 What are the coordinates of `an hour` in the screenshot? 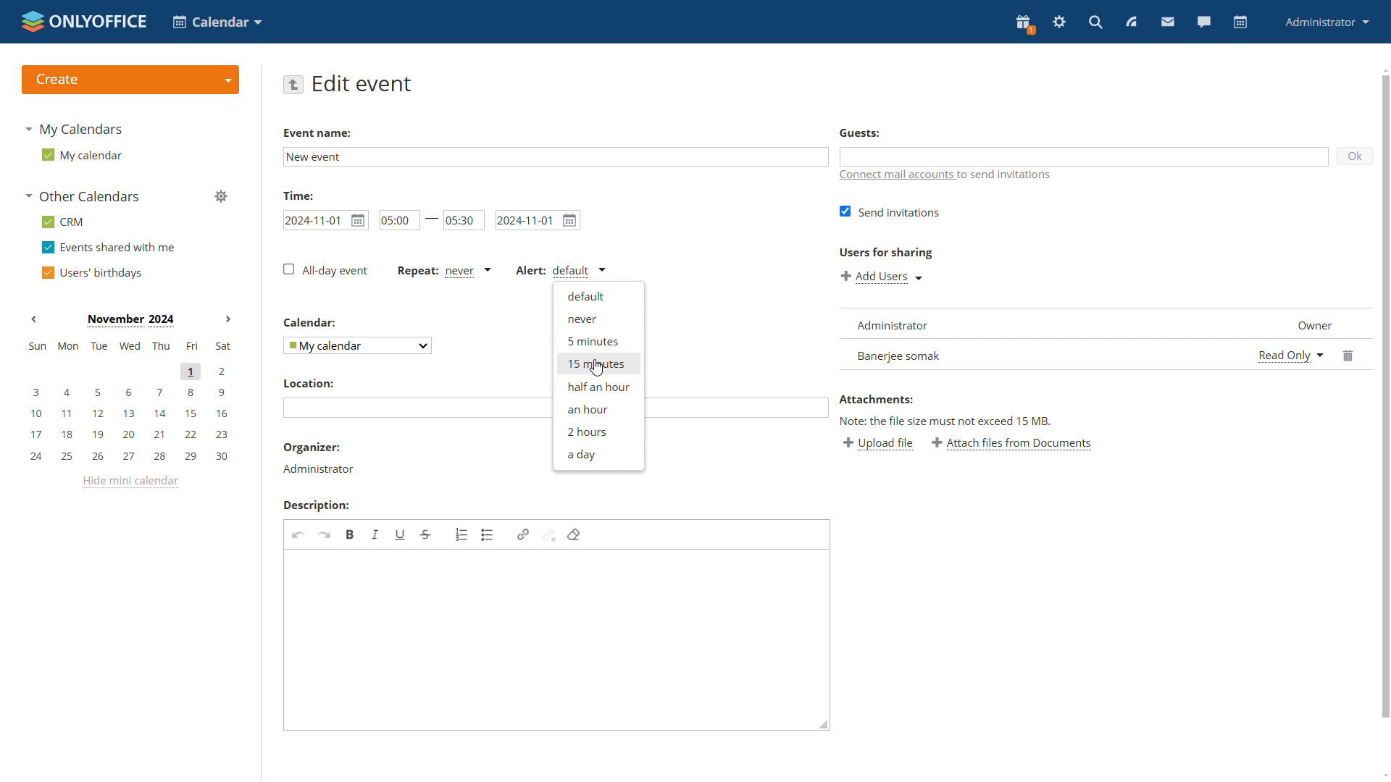 It's located at (597, 408).